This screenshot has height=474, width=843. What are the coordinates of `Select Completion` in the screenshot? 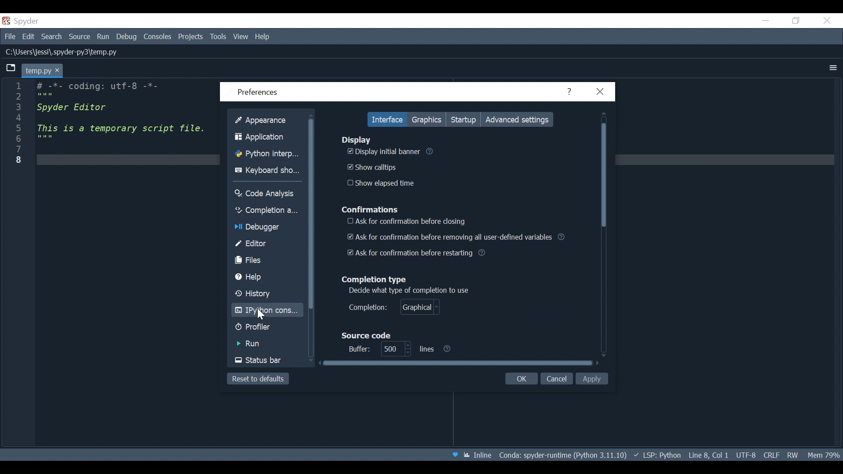 It's located at (395, 308).